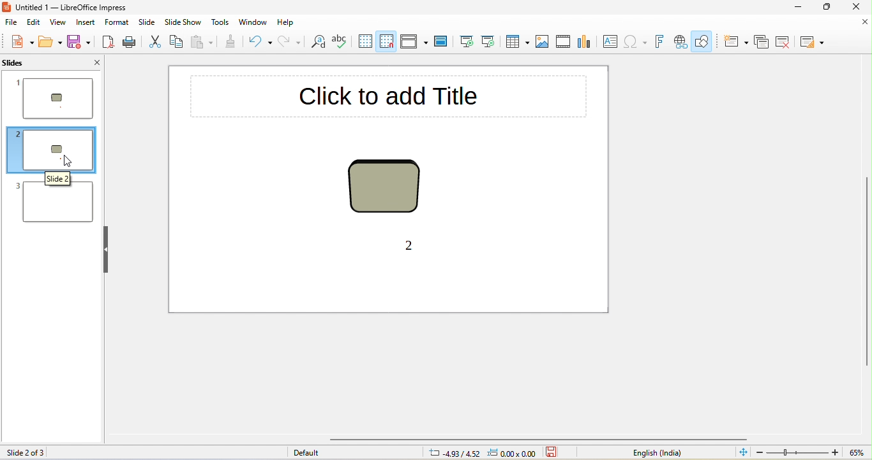 The width and height of the screenshot is (872, 460). I want to click on edit, so click(34, 22).